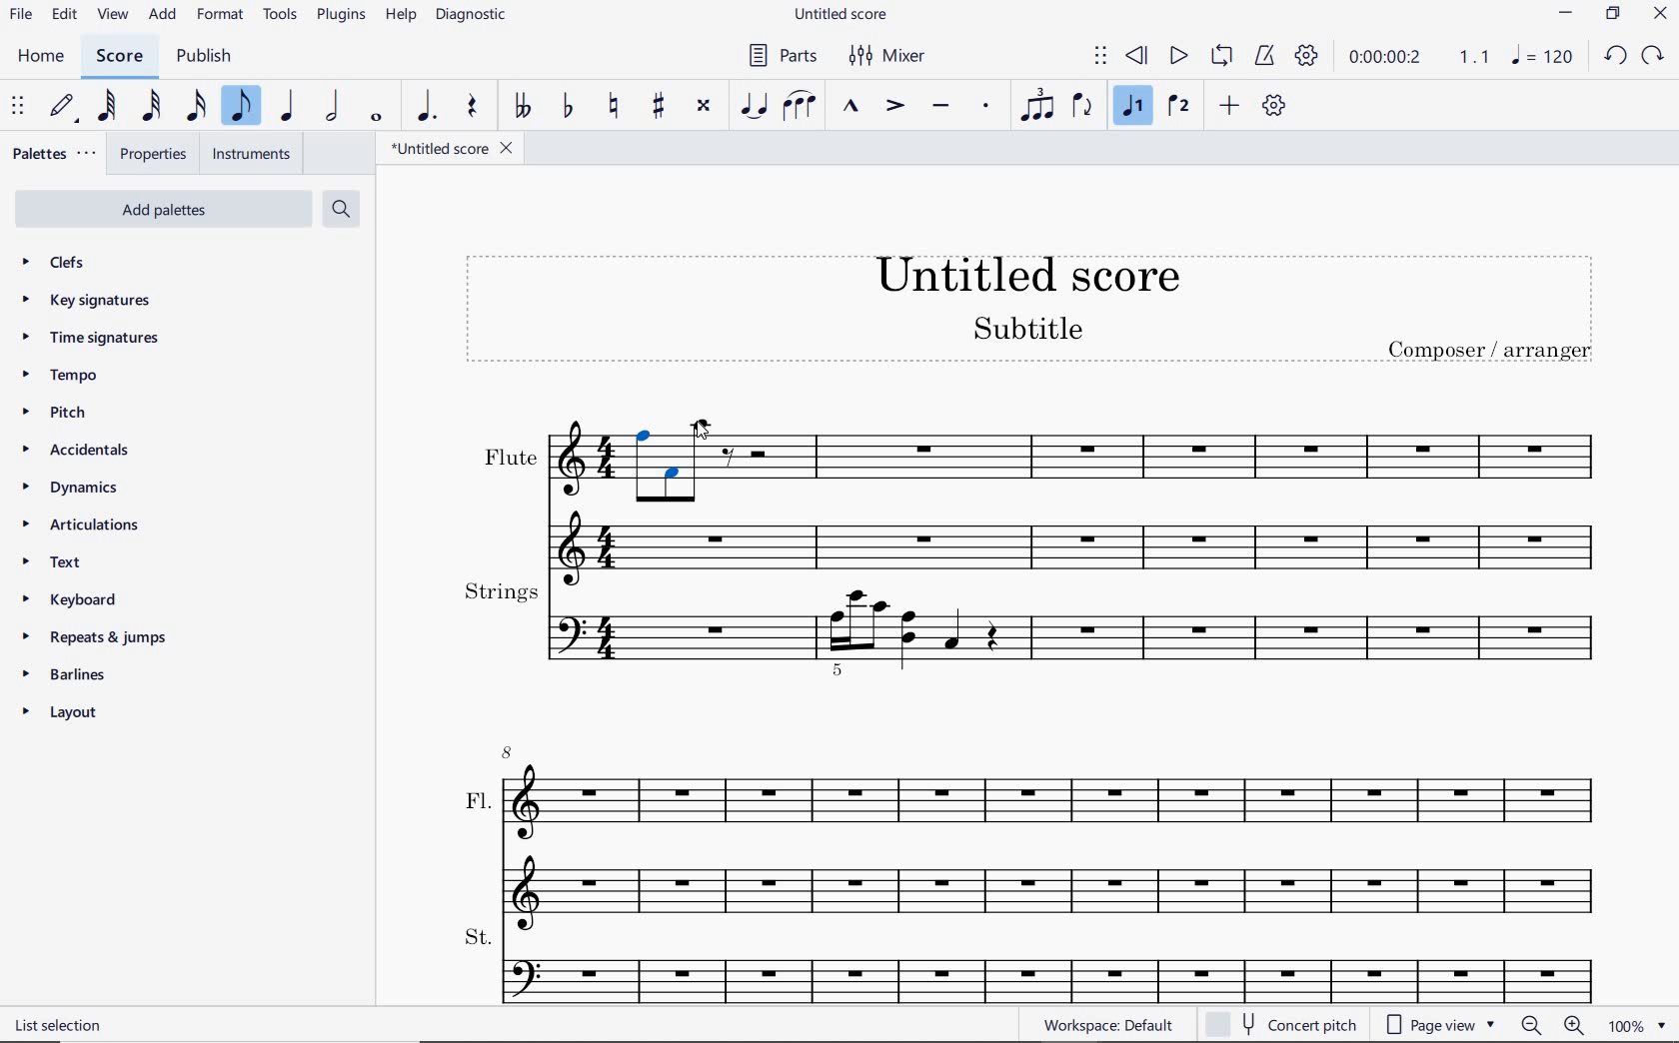  Describe the element at coordinates (475, 16) in the screenshot. I see `DIAGNOSTIC` at that location.